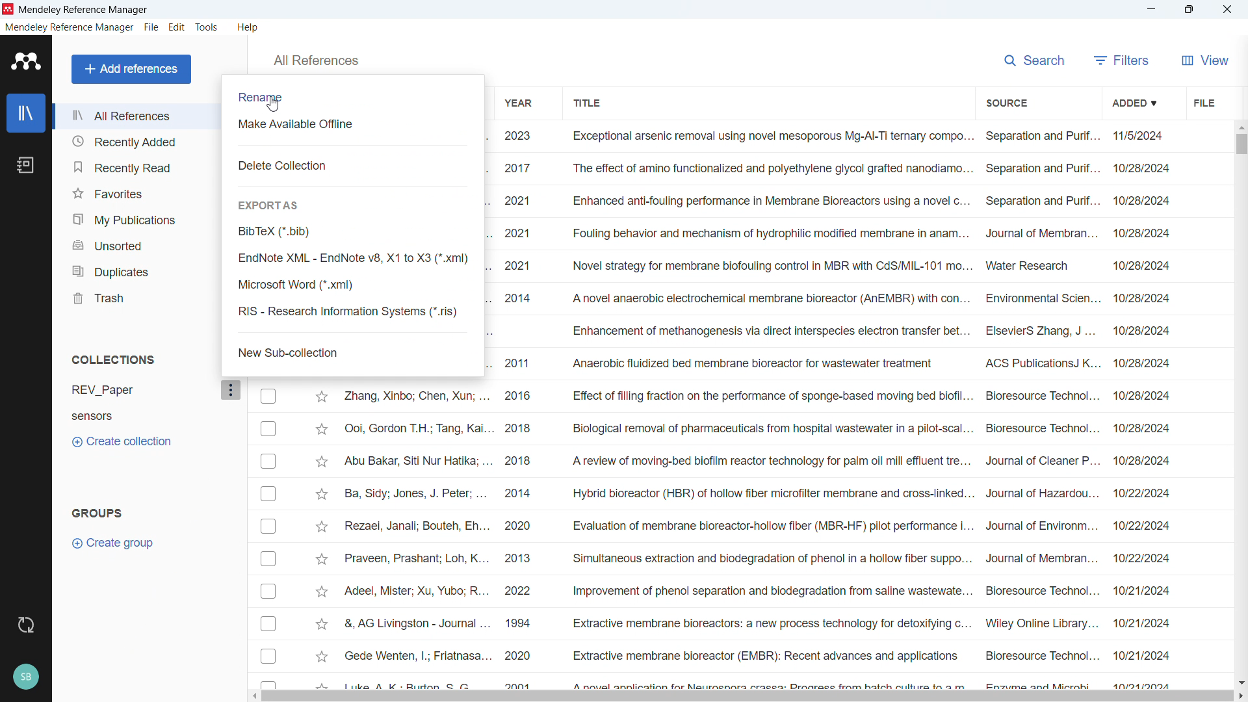 Image resolution: width=1248 pixels, height=702 pixels. Describe the element at coordinates (756, 591) in the screenshot. I see `Adeel, Mister; Xu, Yubo; R... 2022 Improvement of phenol separation and biodegradation from saline wastewate... Bioresource Technol... 10/21/2024` at that location.